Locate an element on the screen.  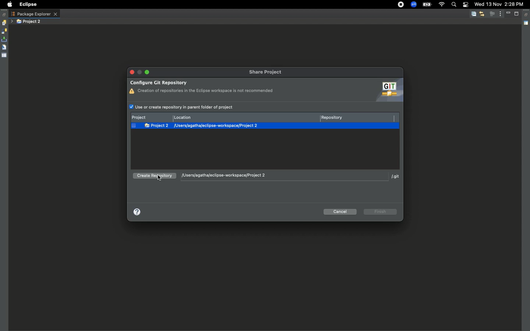
Apple logo is located at coordinates (8, 4).